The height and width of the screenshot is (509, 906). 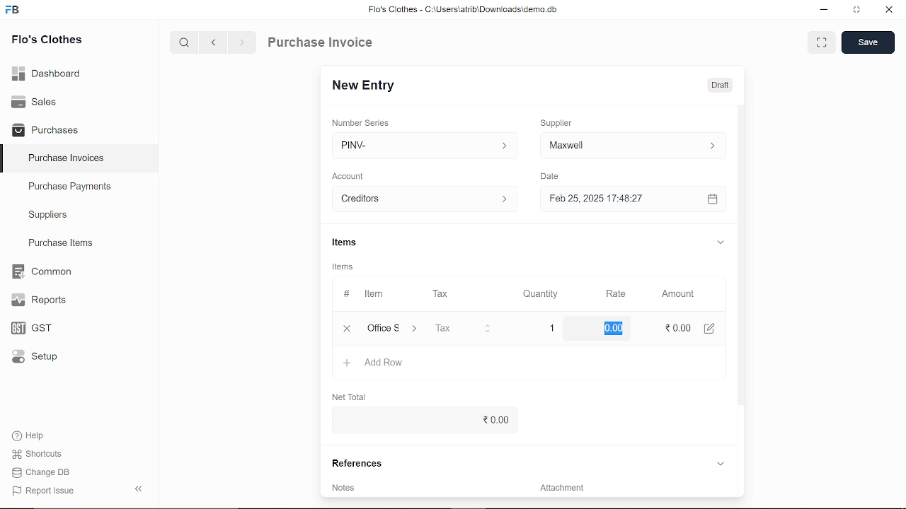 What do you see at coordinates (48, 215) in the screenshot?
I see `Suppliers` at bounding box center [48, 215].